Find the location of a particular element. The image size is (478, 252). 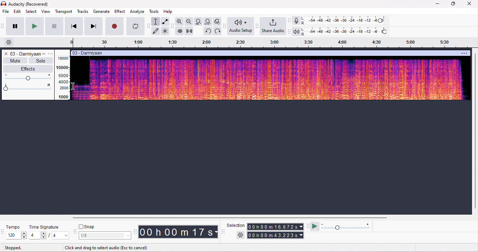

pause is located at coordinates (16, 26).